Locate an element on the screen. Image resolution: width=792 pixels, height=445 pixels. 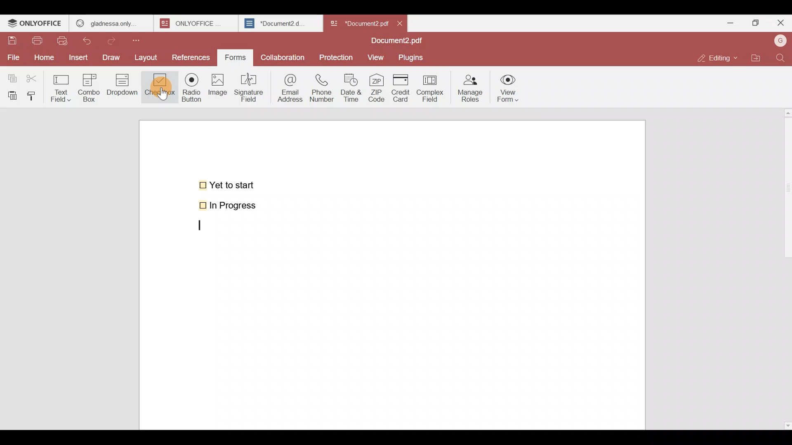
Customize quick access toolbar is located at coordinates (143, 39).